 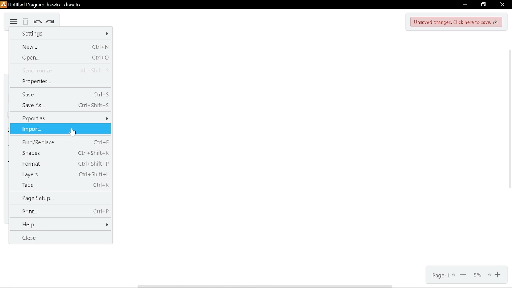 I want to click on Help, so click(x=60, y=224).